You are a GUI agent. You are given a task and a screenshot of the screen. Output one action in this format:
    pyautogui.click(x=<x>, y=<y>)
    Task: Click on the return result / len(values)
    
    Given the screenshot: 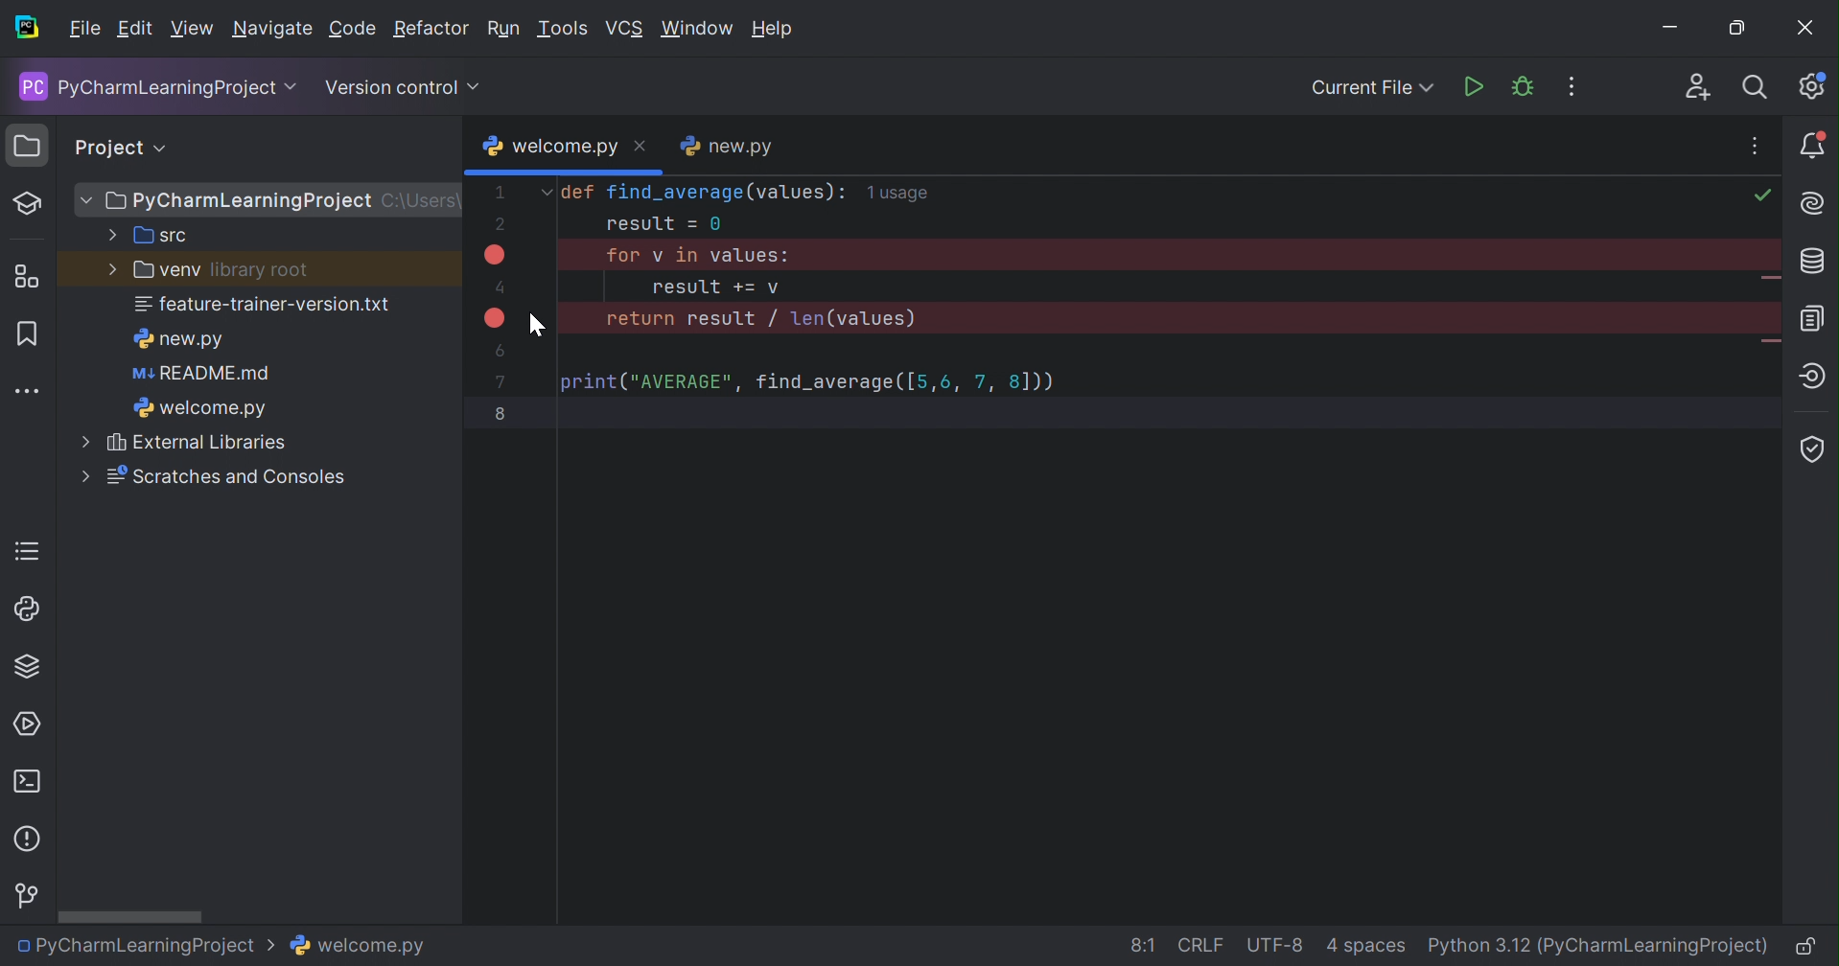 What is the action you would take?
    pyautogui.click(x=762, y=320)
    